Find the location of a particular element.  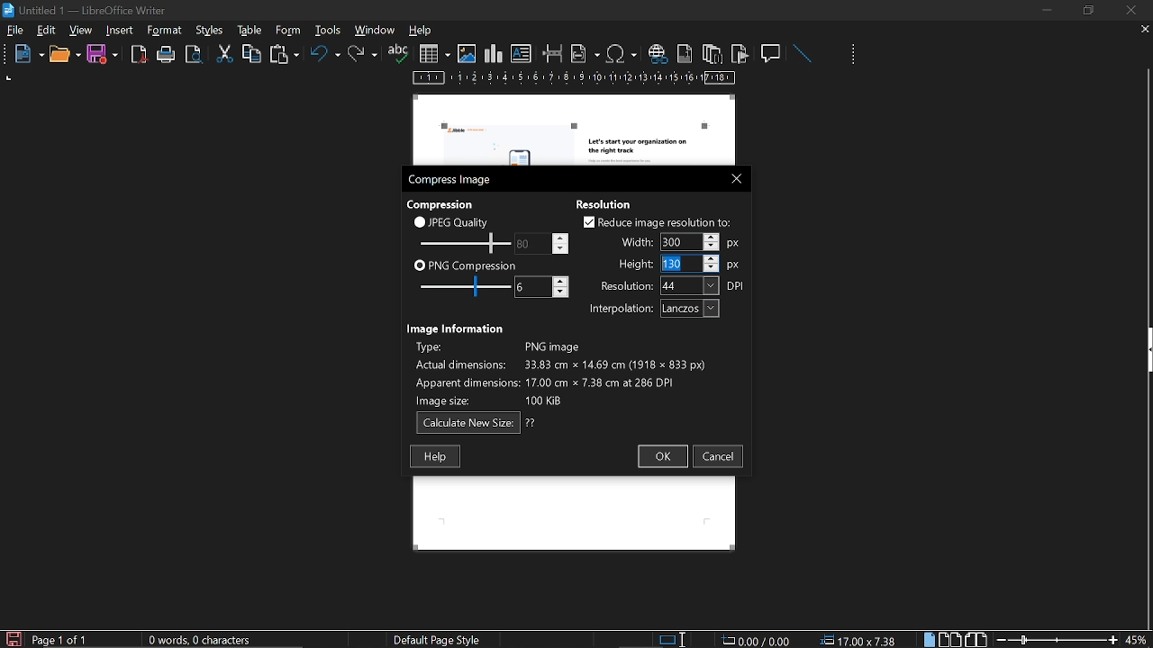

styles is located at coordinates (247, 30).